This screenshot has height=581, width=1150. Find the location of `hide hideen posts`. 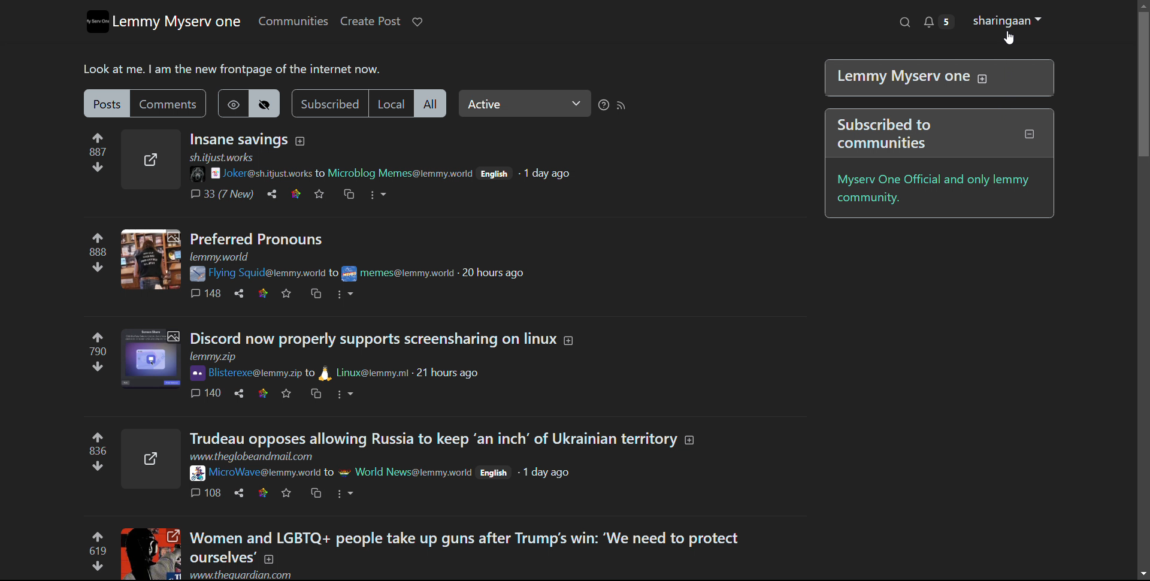

hide hideen posts is located at coordinates (265, 103).